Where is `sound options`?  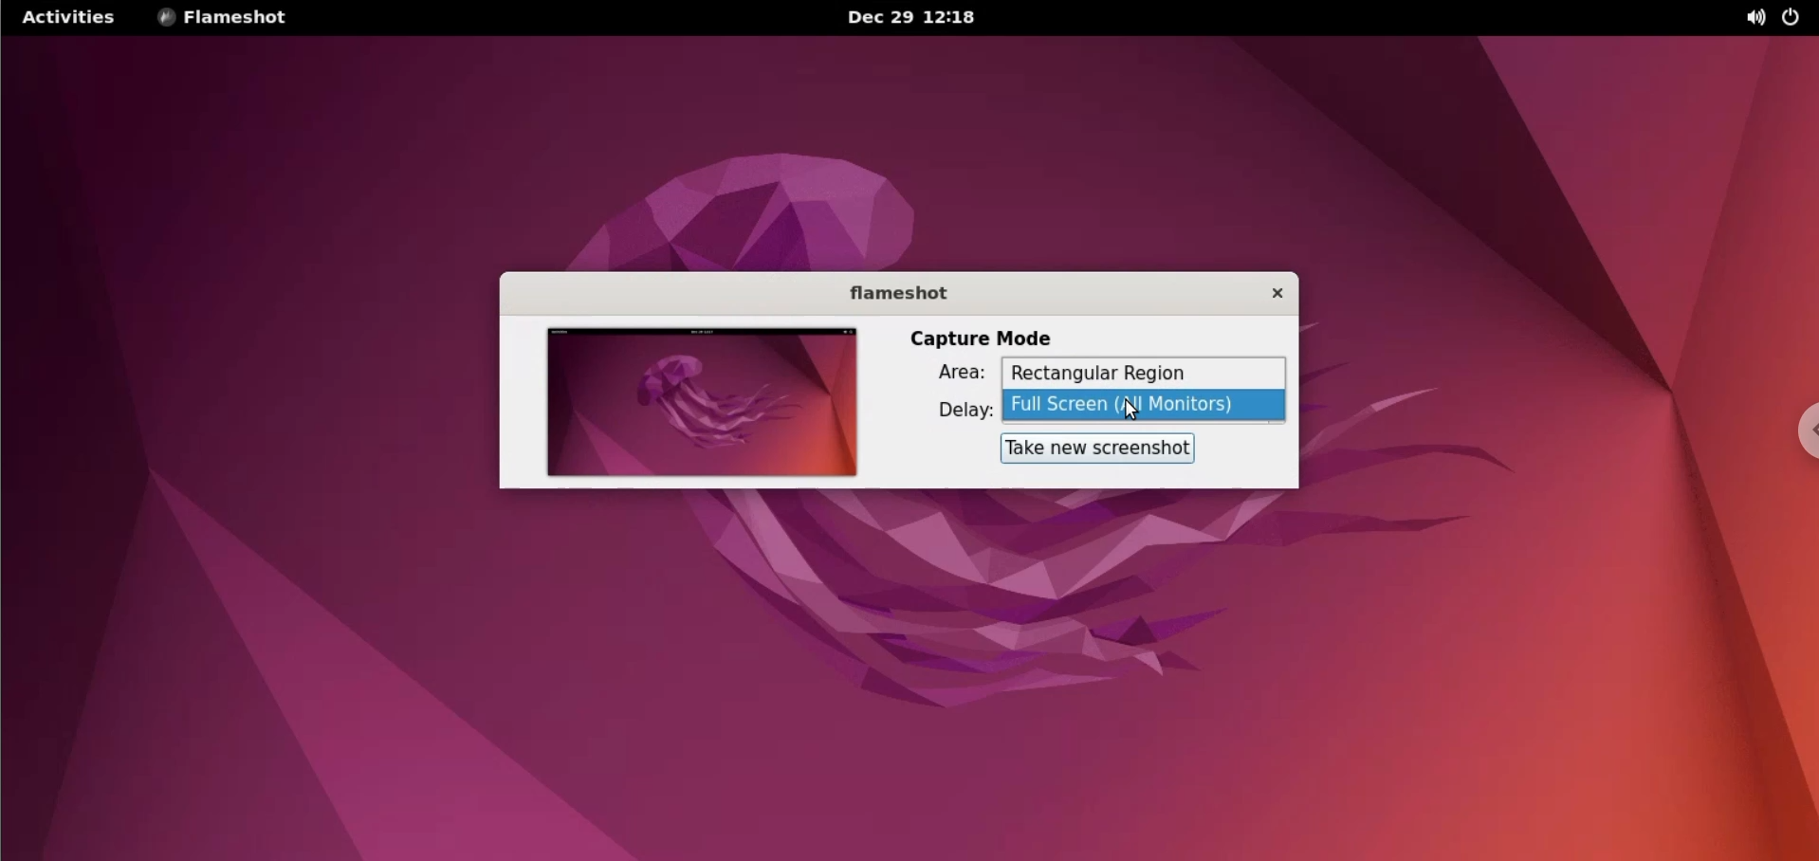 sound options is located at coordinates (1754, 20).